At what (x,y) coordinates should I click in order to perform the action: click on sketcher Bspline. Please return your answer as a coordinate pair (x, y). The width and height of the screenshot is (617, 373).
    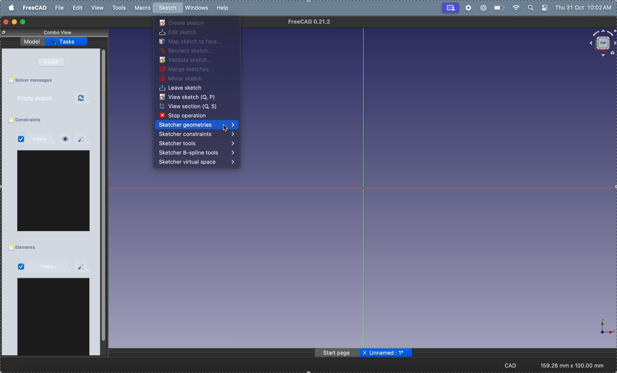
    Looking at the image, I should click on (197, 152).